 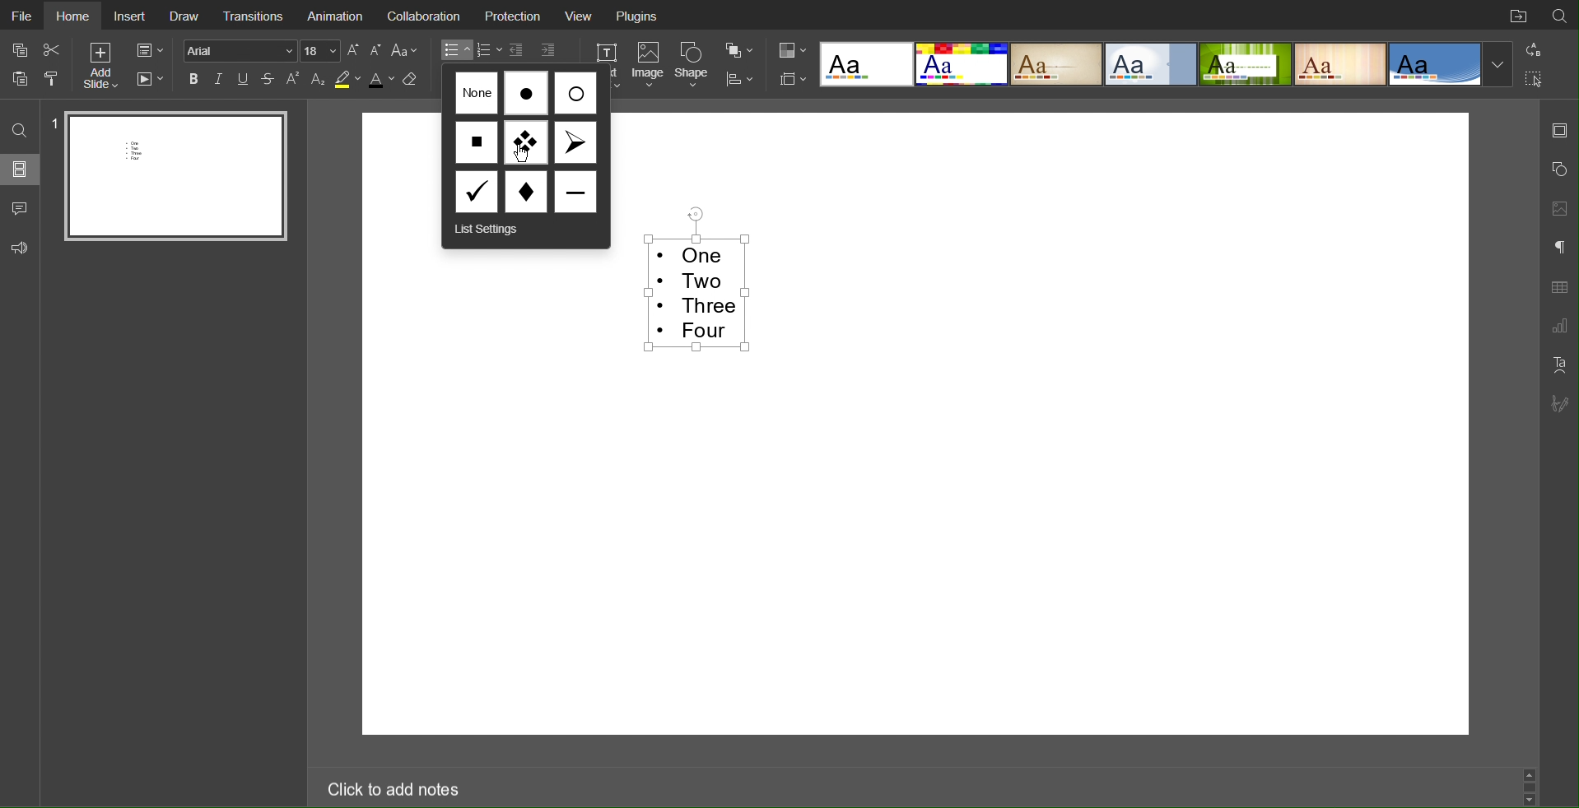 What do you see at coordinates (104, 66) in the screenshot?
I see `Add Slide` at bounding box center [104, 66].